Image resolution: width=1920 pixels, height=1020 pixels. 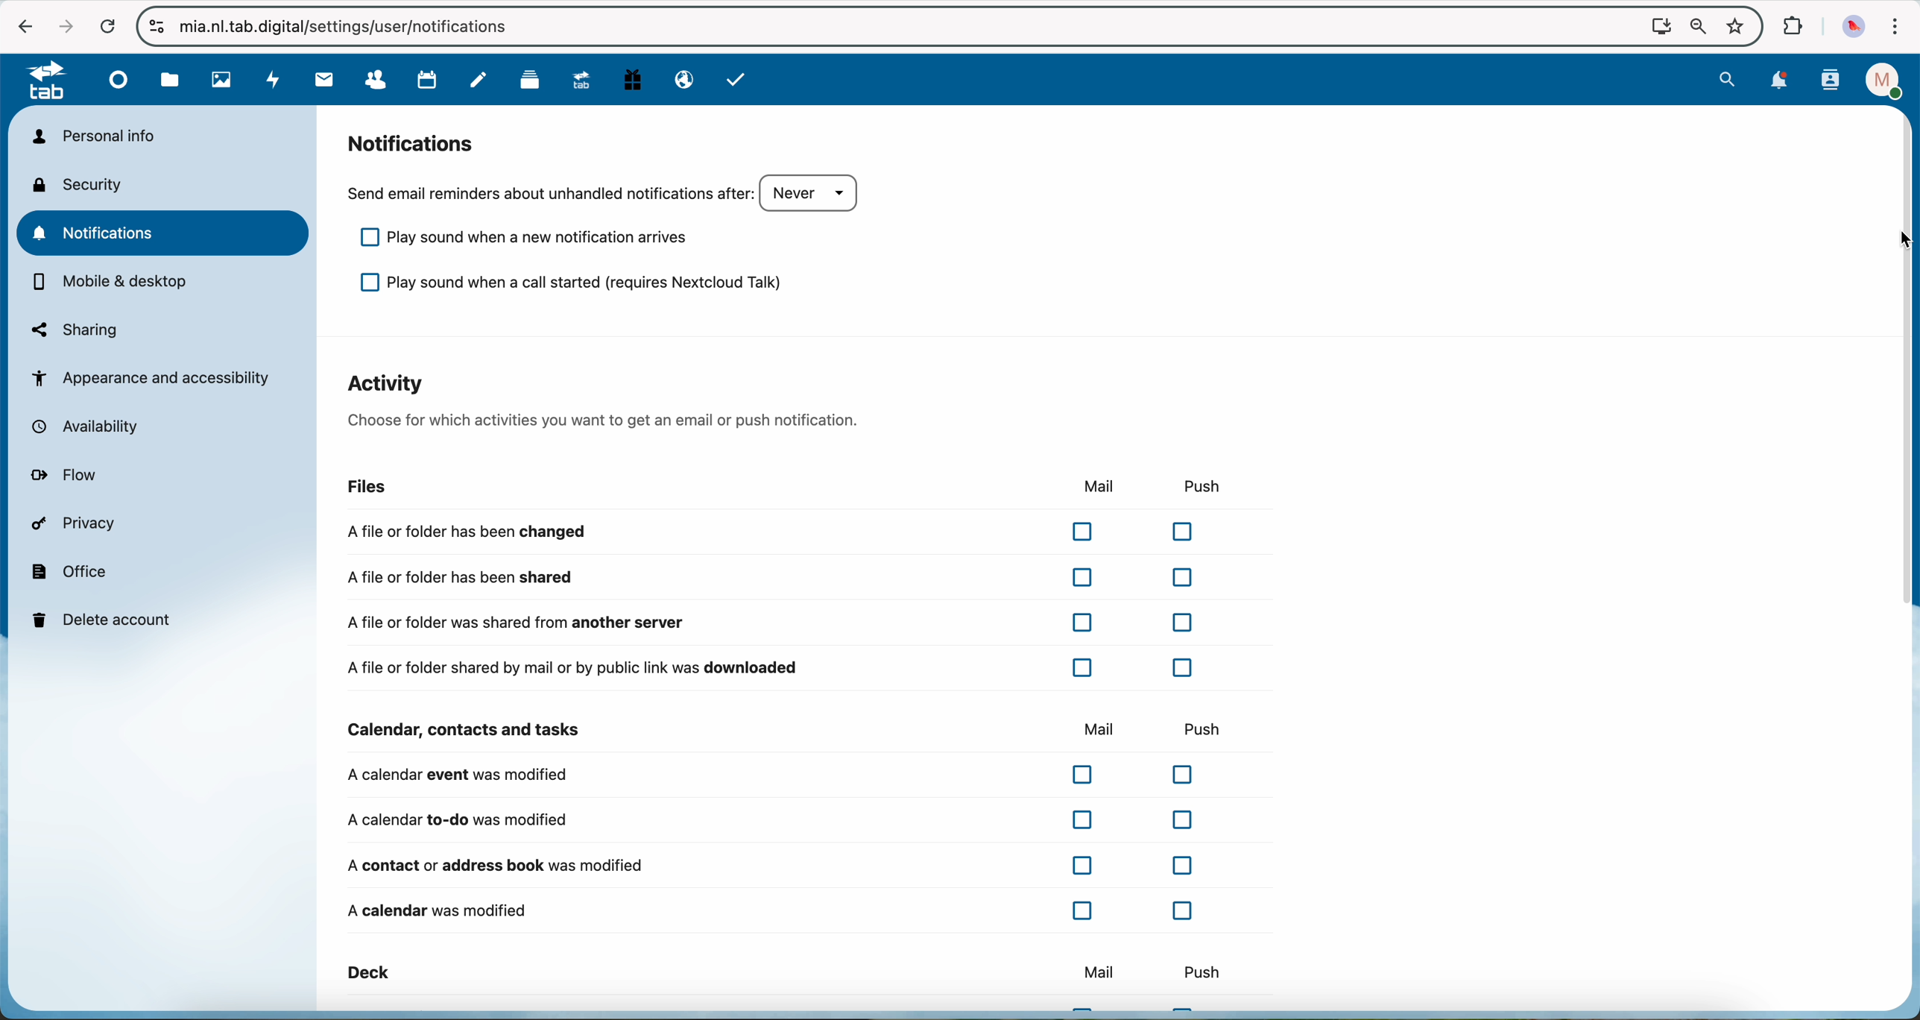 What do you see at coordinates (635, 82) in the screenshot?
I see `free trial PC` at bounding box center [635, 82].